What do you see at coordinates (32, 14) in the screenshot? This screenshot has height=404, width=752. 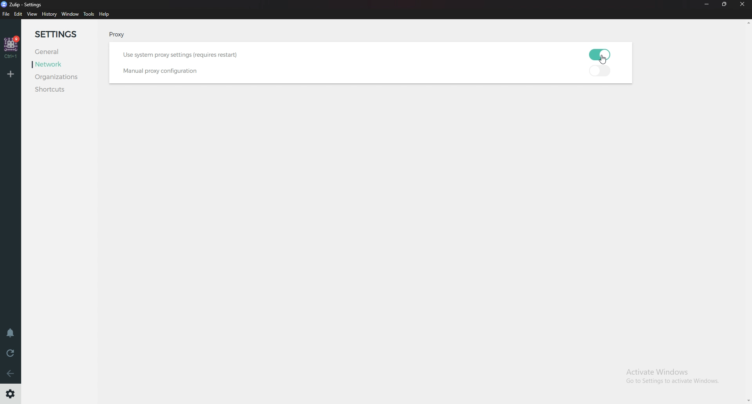 I see `view` at bounding box center [32, 14].